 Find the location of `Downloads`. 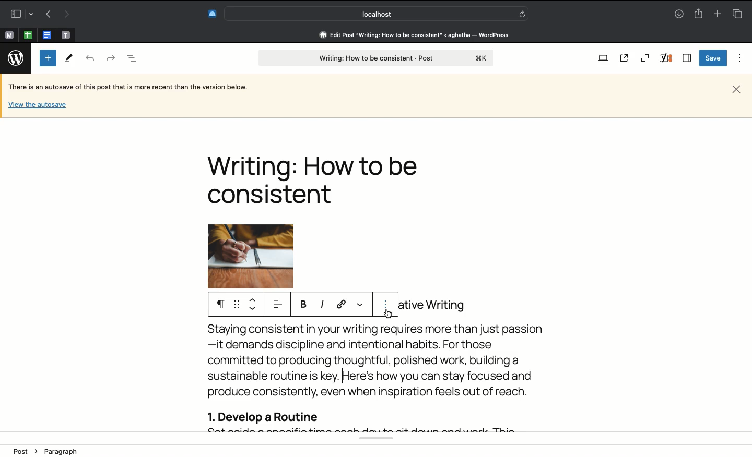

Downloads is located at coordinates (679, 15).